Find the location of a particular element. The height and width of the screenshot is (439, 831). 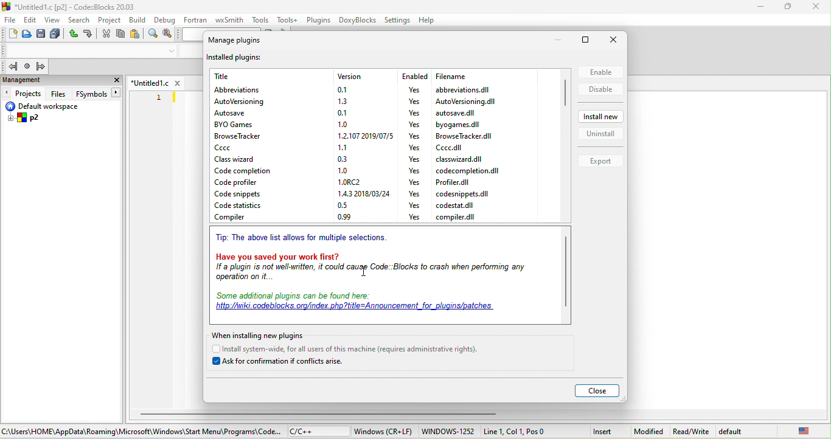

fsymbols is located at coordinates (90, 94).